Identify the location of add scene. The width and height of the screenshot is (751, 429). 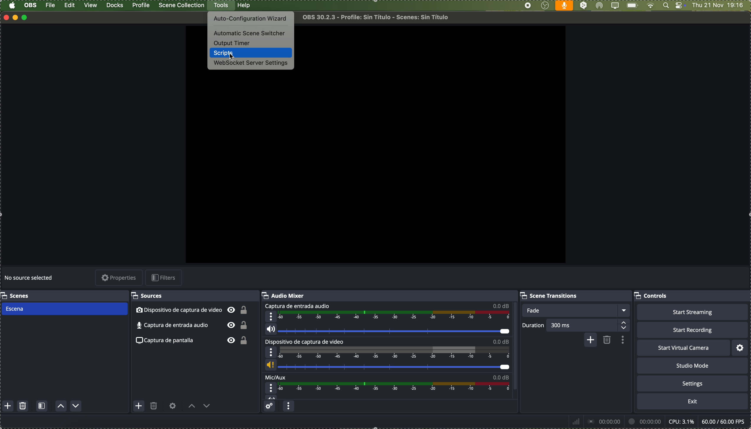
(8, 406).